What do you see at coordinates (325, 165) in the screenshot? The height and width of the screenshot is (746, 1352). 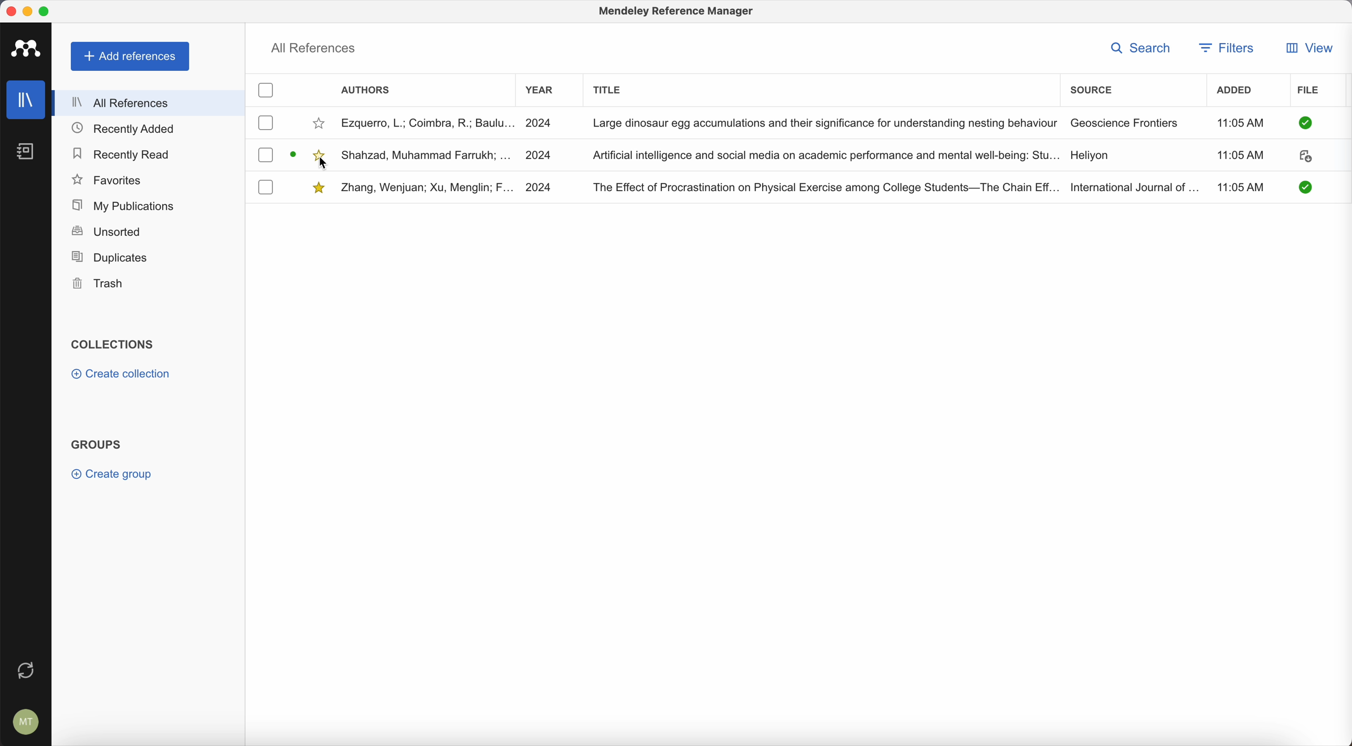 I see `cursor` at bounding box center [325, 165].